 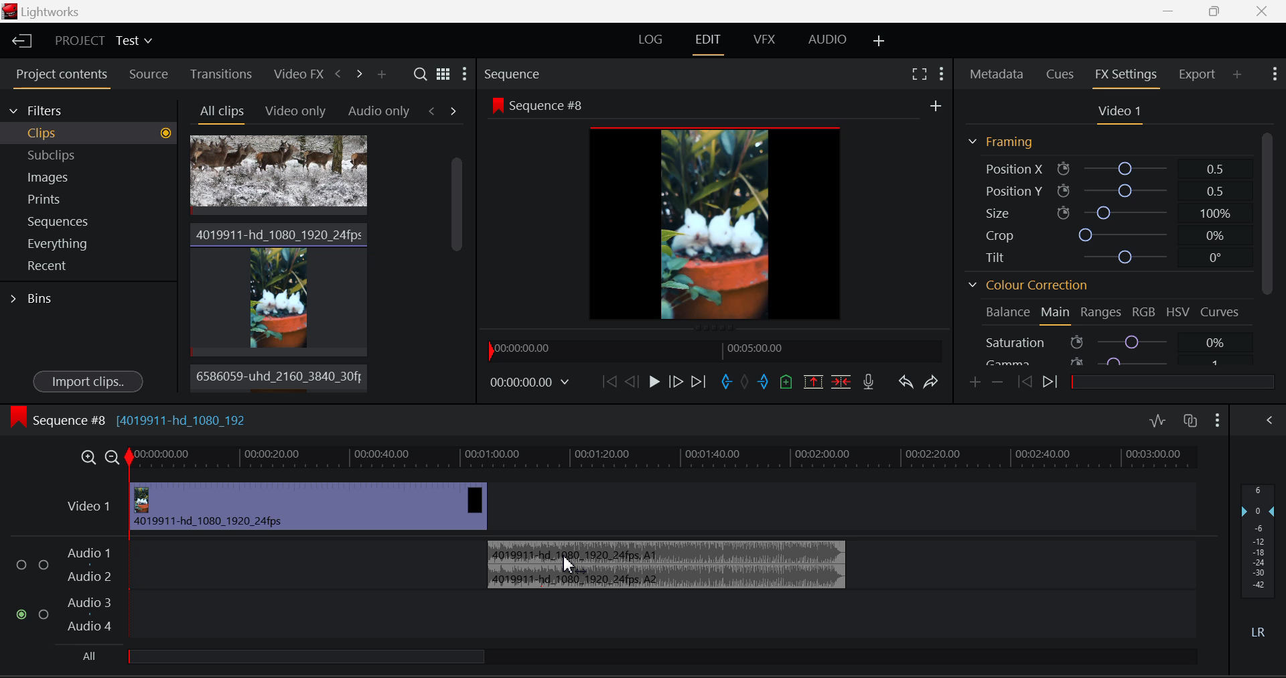 What do you see at coordinates (1111, 256) in the screenshot?
I see `Tilt` at bounding box center [1111, 256].